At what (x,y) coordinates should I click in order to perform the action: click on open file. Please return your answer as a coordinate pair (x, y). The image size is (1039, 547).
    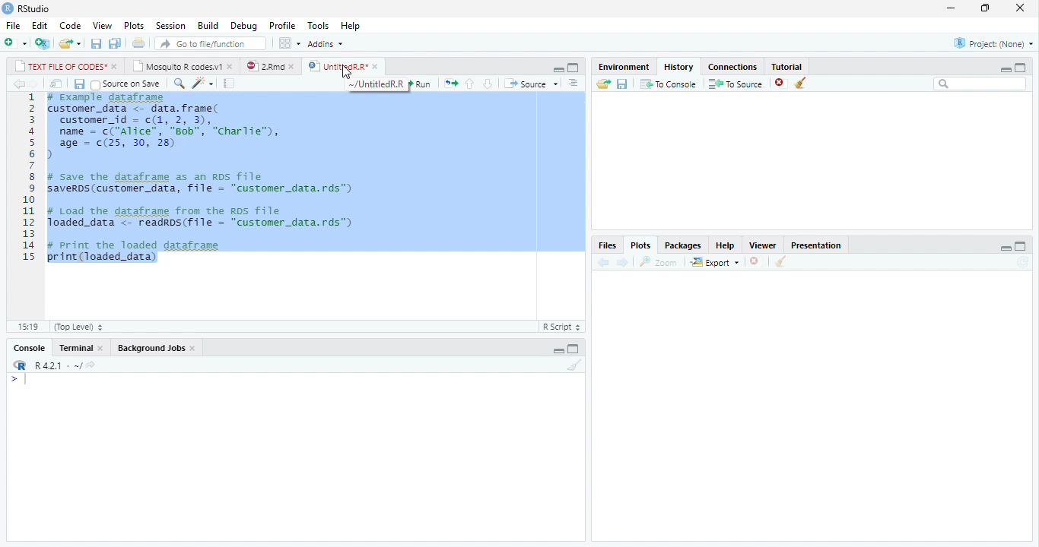
    Looking at the image, I should click on (70, 43).